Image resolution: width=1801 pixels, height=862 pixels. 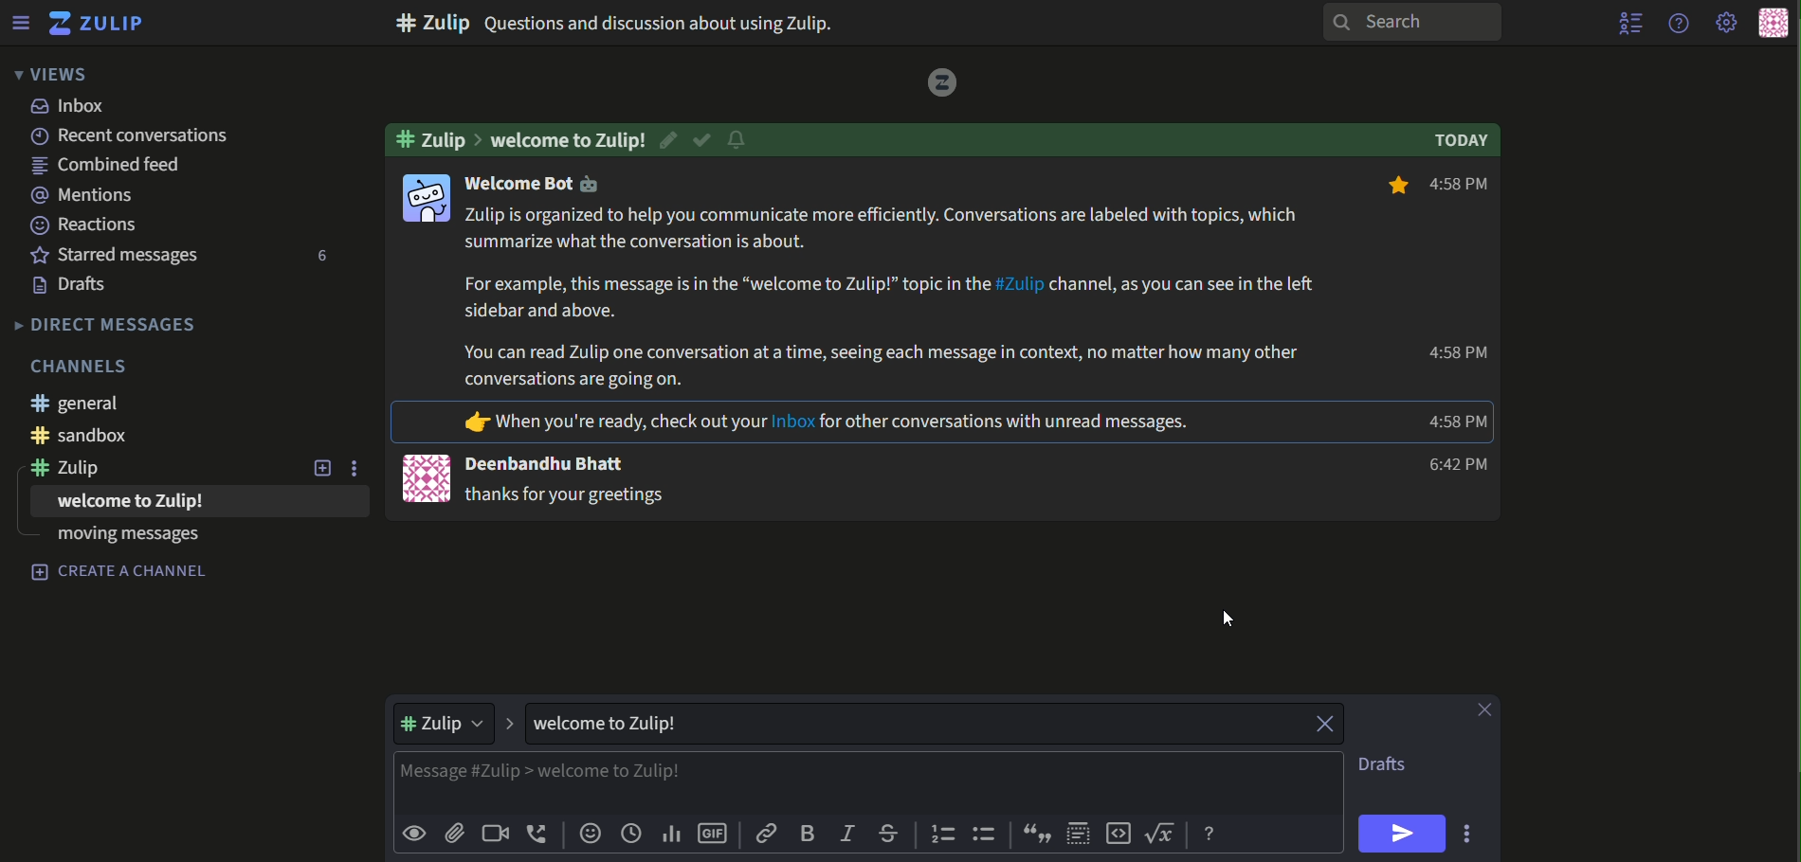 What do you see at coordinates (446, 724) in the screenshot?
I see `dropdown` at bounding box center [446, 724].